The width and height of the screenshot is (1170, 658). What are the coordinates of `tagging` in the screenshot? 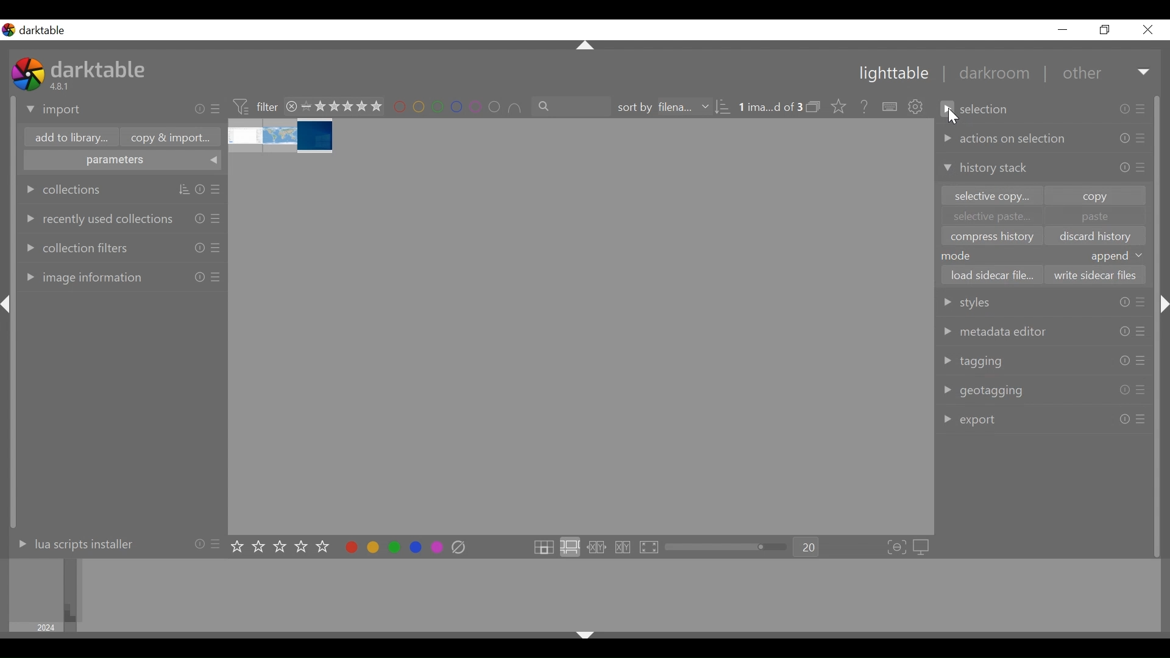 It's located at (973, 363).